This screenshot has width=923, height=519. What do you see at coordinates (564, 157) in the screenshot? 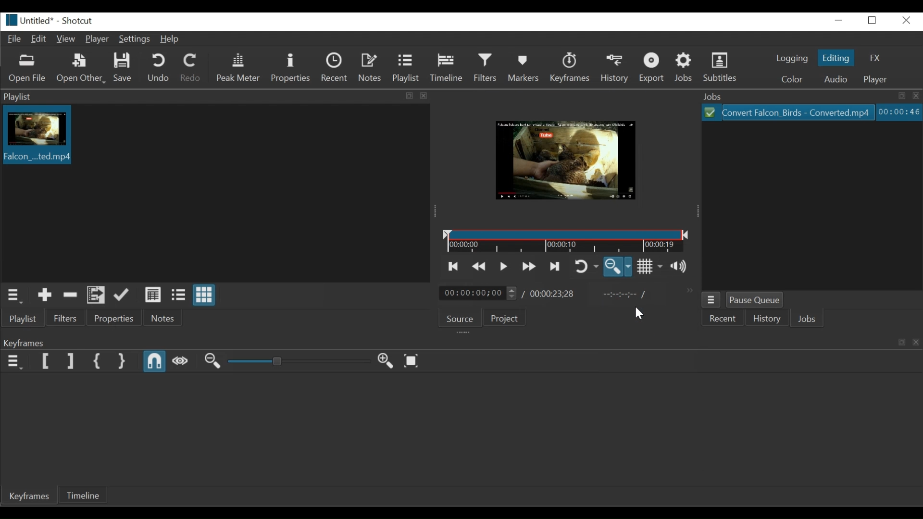
I see `Media Viewer` at bounding box center [564, 157].